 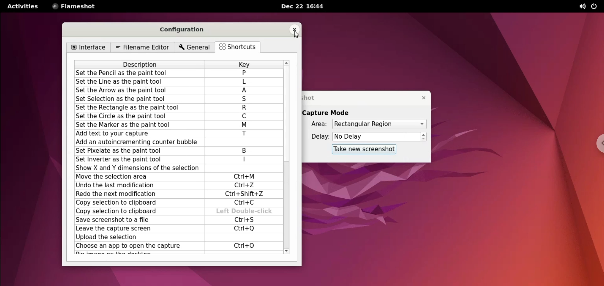 I want to click on upload the selection, so click(x=137, y=238).